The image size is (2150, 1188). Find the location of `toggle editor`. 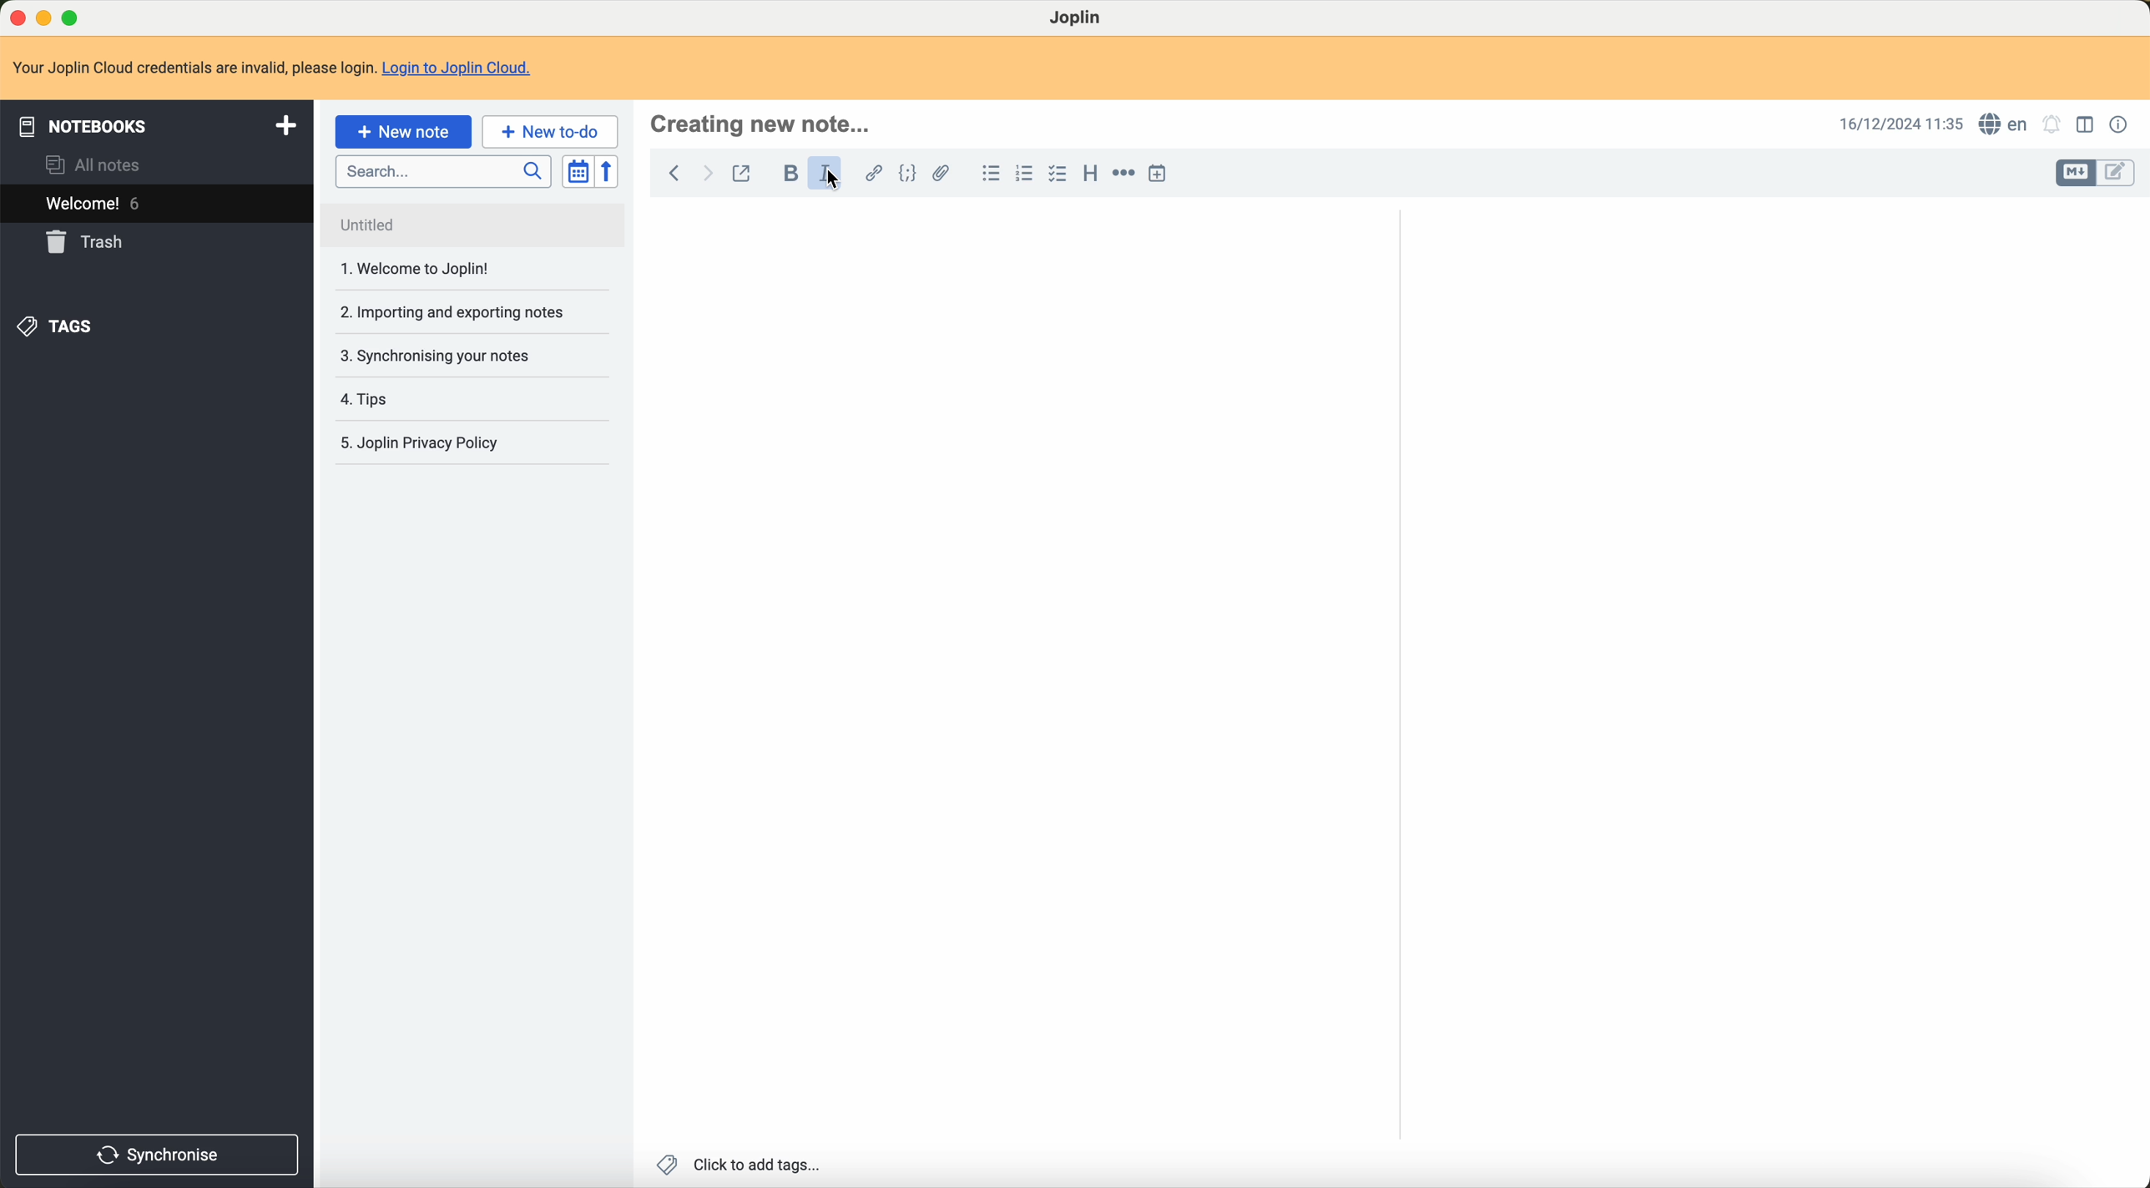

toggle editor is located at coordinates (2071, 173).